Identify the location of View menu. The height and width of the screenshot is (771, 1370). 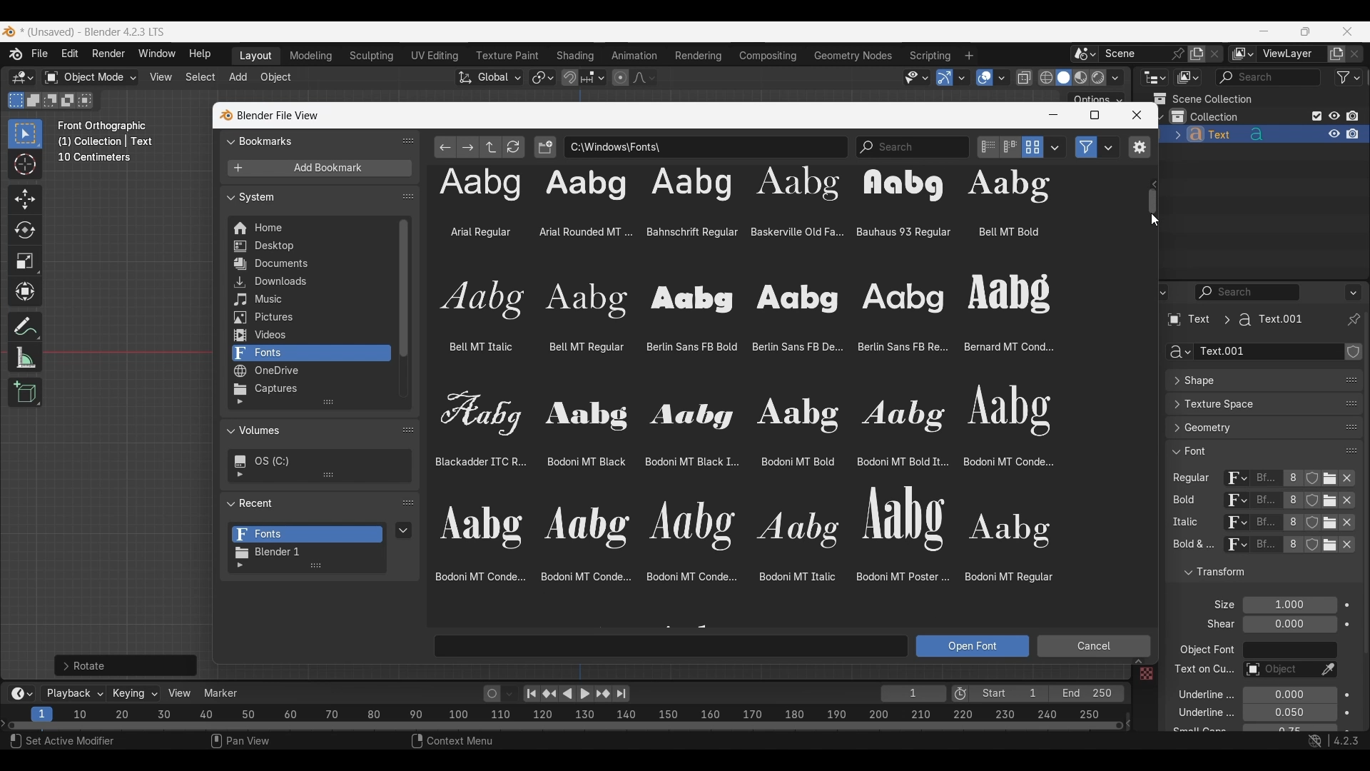
(160, 77).